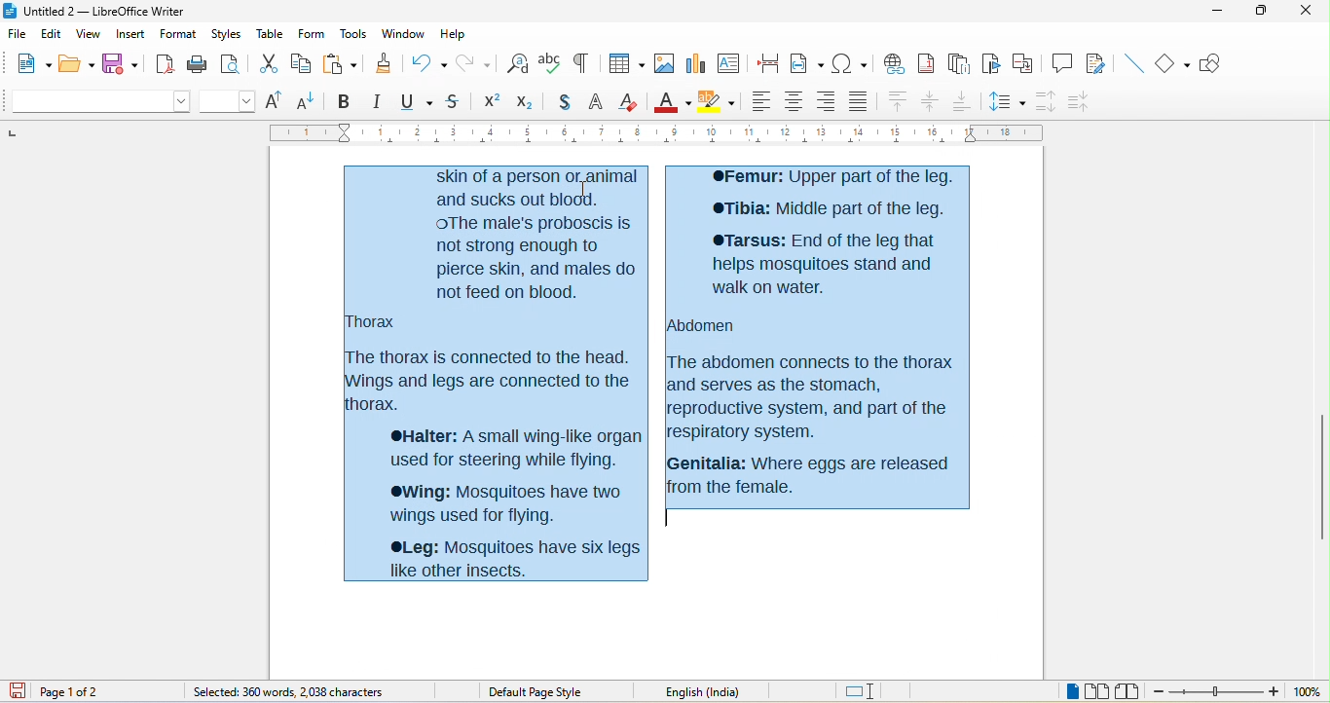 This screenshot has height=703, width=1330. I want to click on bold, so click(344, 100).